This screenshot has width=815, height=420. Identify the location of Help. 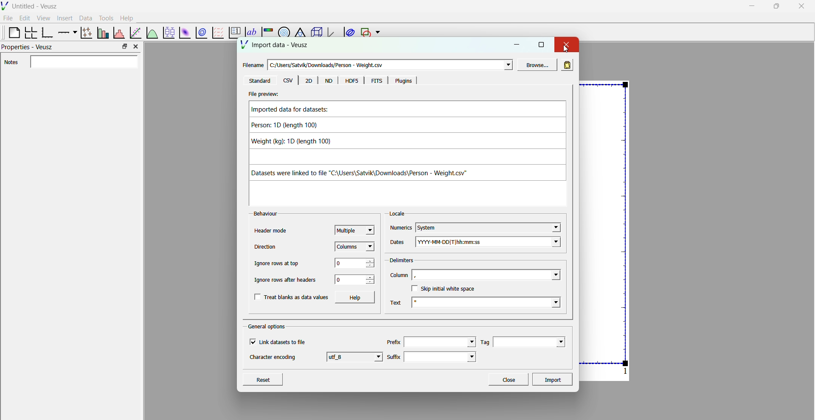
(356, 297).